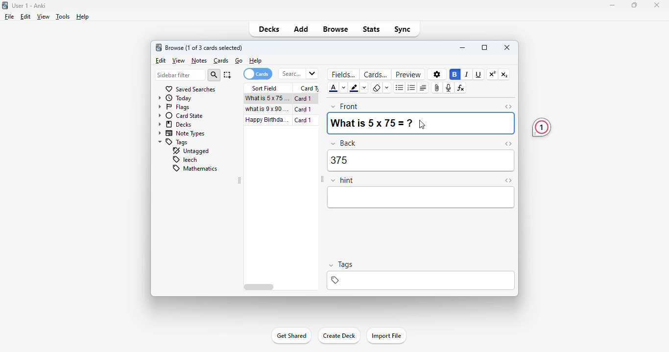 Image resolution: width=669 pixels, height=352 pixels. Describe the element at coordinates (411, 88) in the screenshot. I see `ordered list` at that location.